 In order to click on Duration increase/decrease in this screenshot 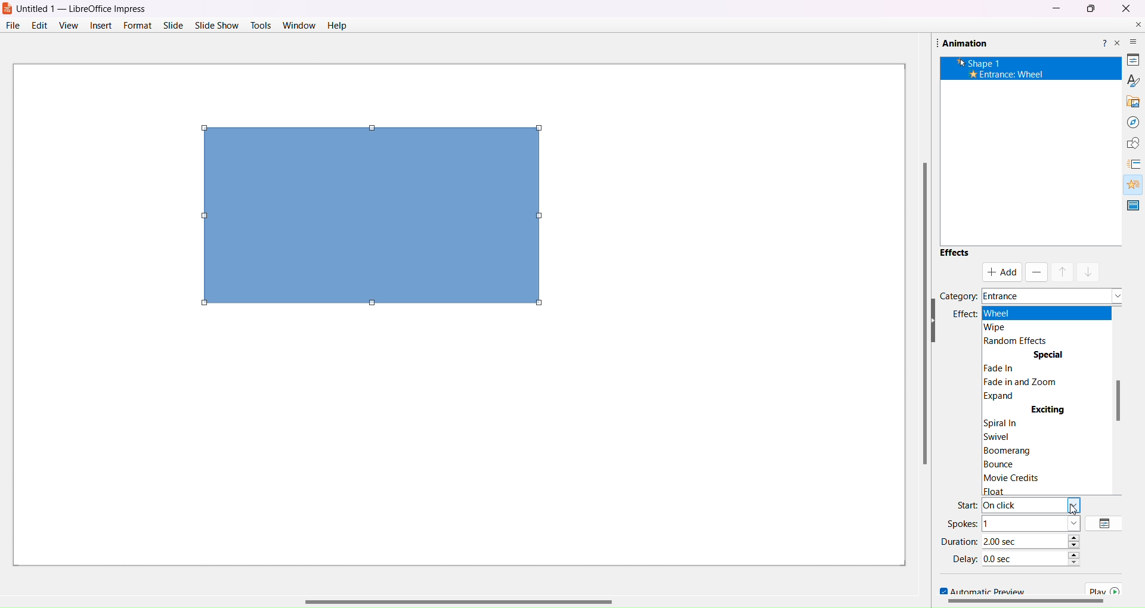, I will do `click(1077, 541)`.